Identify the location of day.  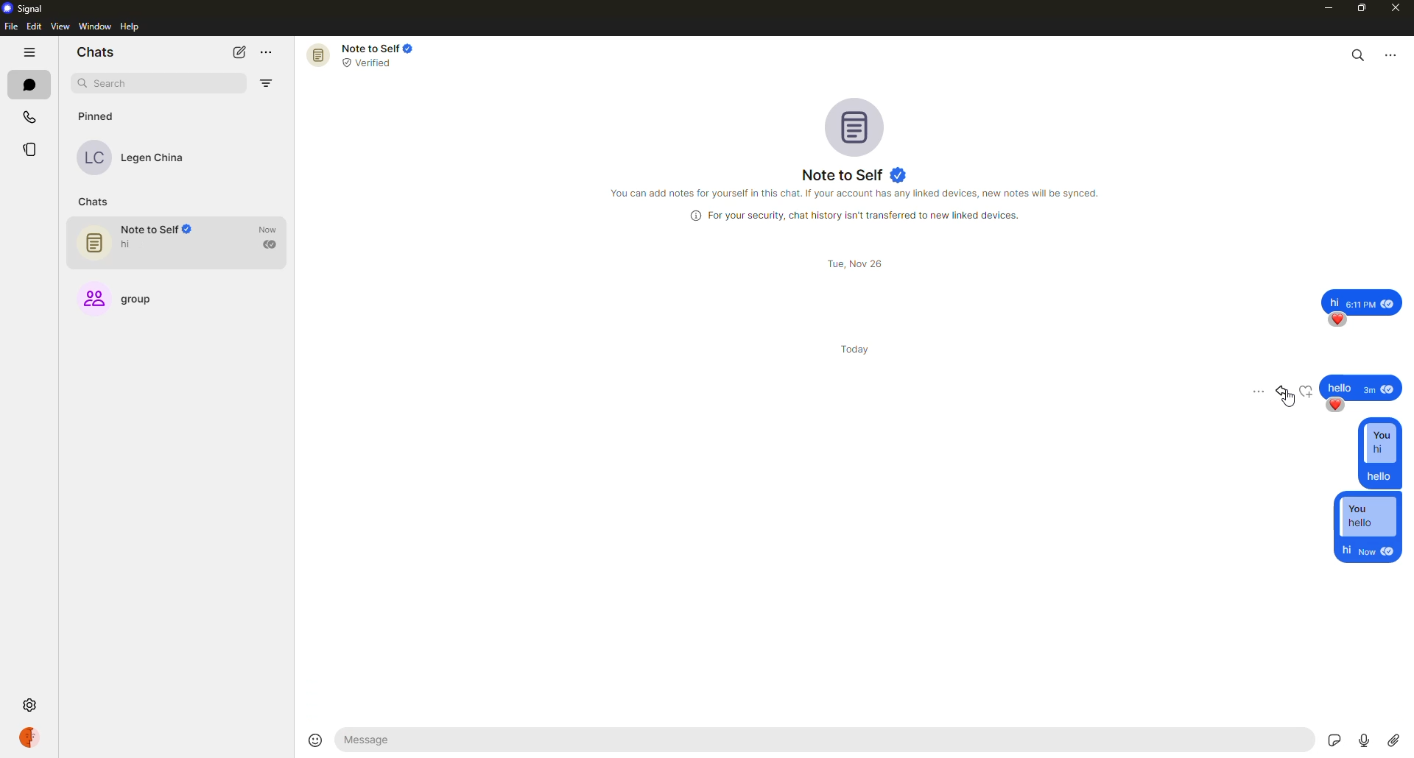
(860, 348).